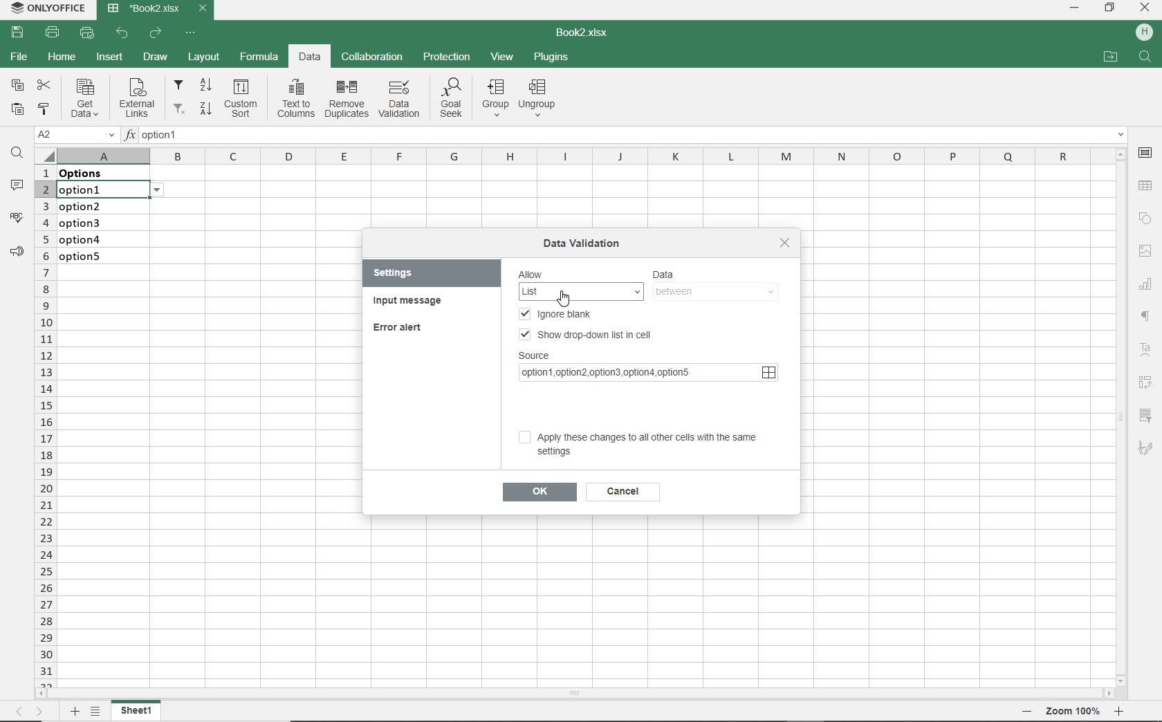 The height and width of the screenshot is (722, 1162). What do you see at coordinates (15, 252) in the screenshot?
I see `PARAGRAPH SETTINGS` at bounding box center [15, 252].